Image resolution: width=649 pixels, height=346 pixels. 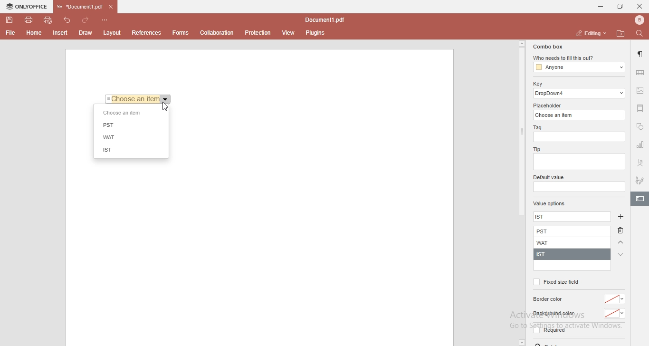 What do you see at coordinates (578, 163) in the screenshot?
I see `empty box` at bounding box center [578, 163].